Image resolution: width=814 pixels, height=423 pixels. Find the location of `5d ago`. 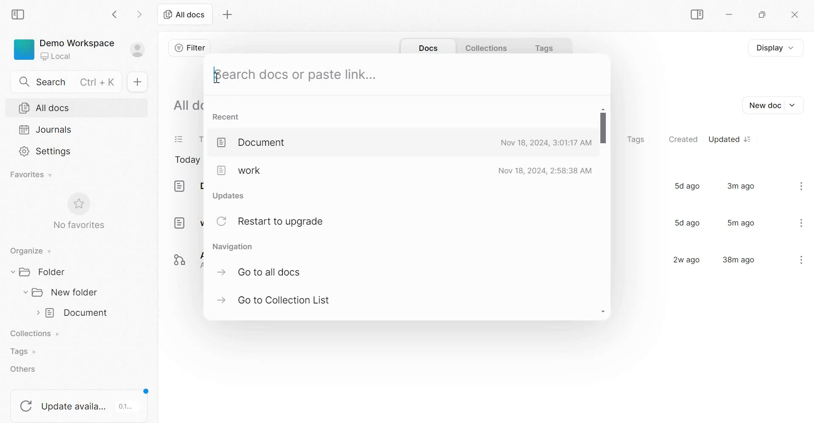

5d ago is located at coordinates (686, 186).